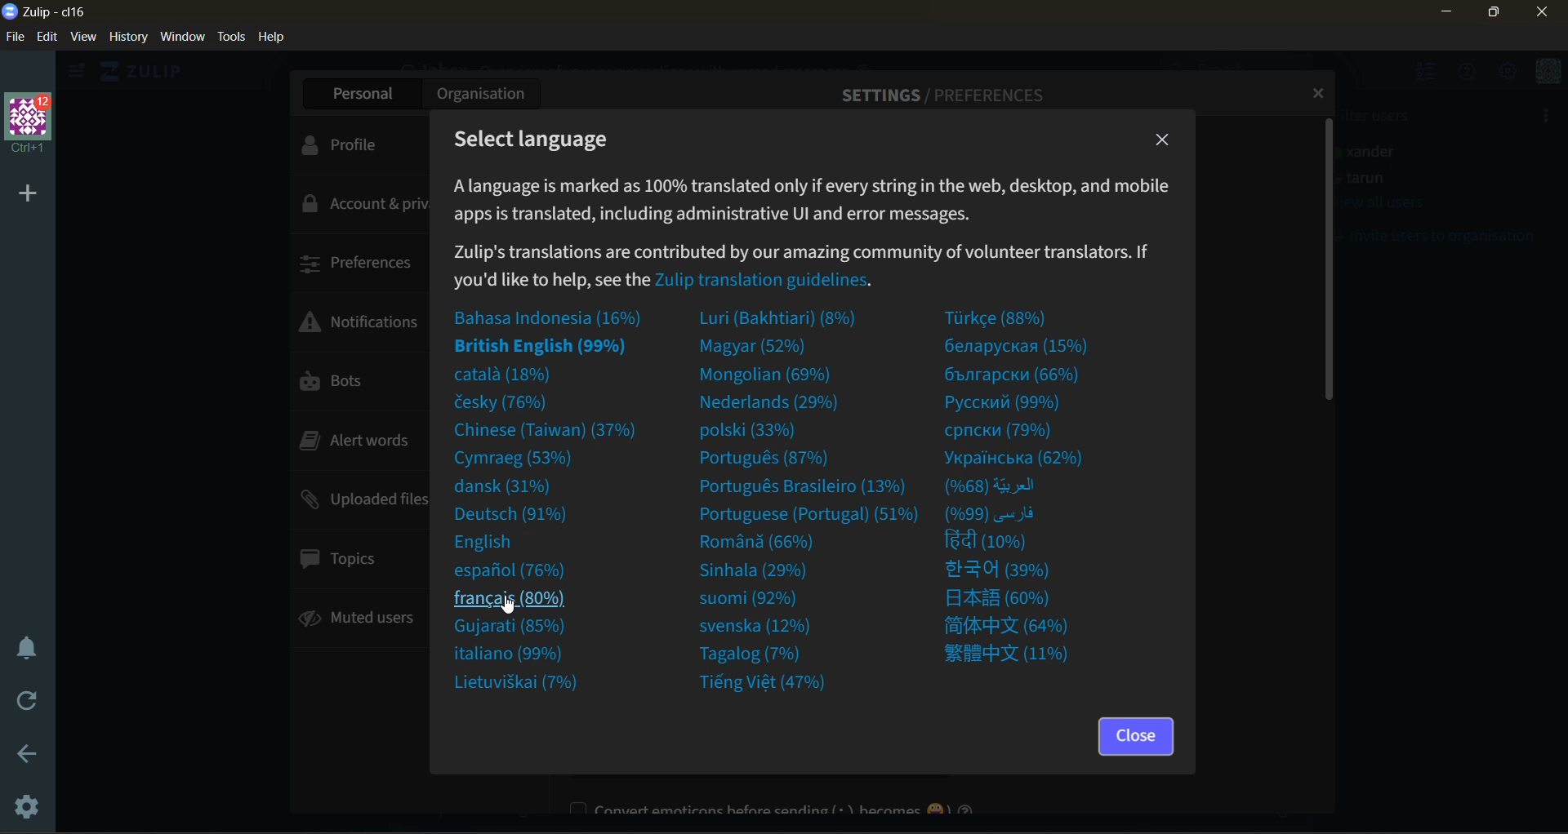 Image resolution: width=1568 pixels, height=834 pixels. What do you see at coordinates (762, 568) in the screenshot?
I see `sinhala` at bounding box center [762, 568].